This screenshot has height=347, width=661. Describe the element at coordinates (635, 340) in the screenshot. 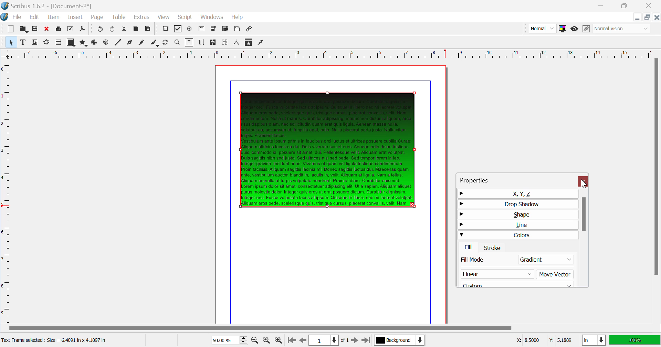

I see `Display Appearance` at that location.